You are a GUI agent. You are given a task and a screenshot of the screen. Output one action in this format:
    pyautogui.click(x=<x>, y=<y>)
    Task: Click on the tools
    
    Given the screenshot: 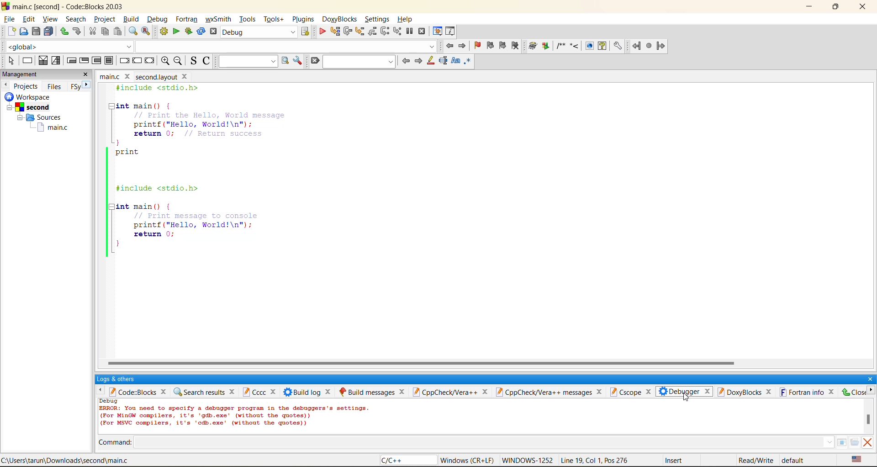 What is the action you would take?
    pyautogui.click(x=247, y=19)
    